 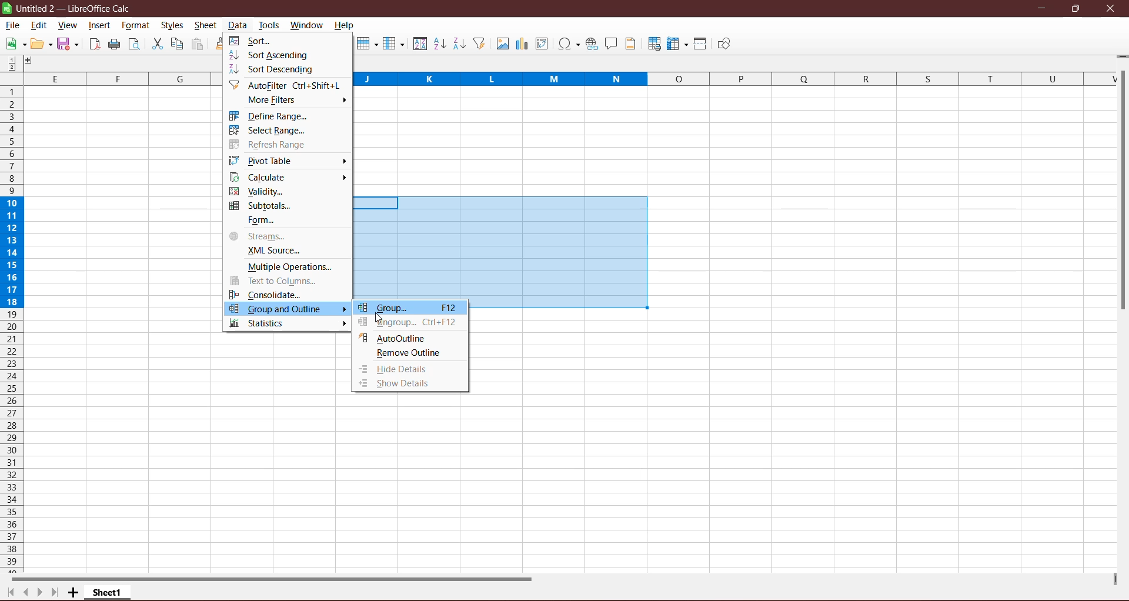 I want to click on Window, so click(x=306, y=25).